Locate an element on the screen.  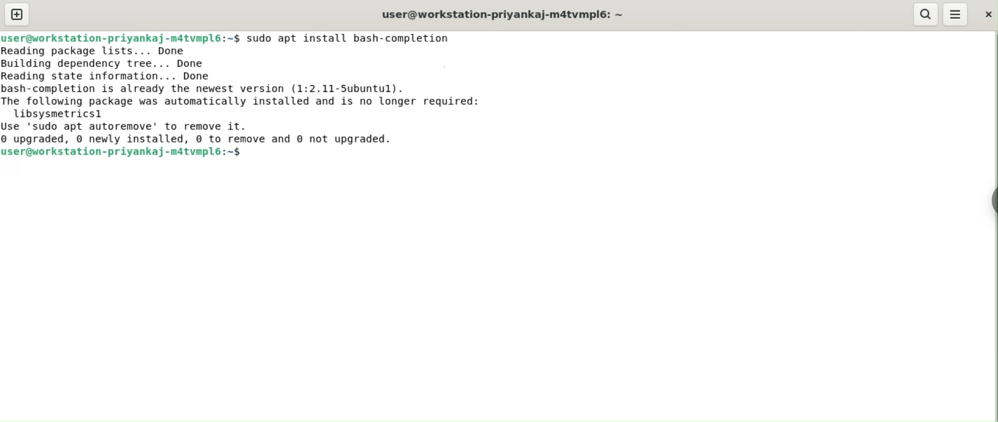
user@workstation-priyankaj-m4tvmpl6: ~ is located at coordinates (524, 17).